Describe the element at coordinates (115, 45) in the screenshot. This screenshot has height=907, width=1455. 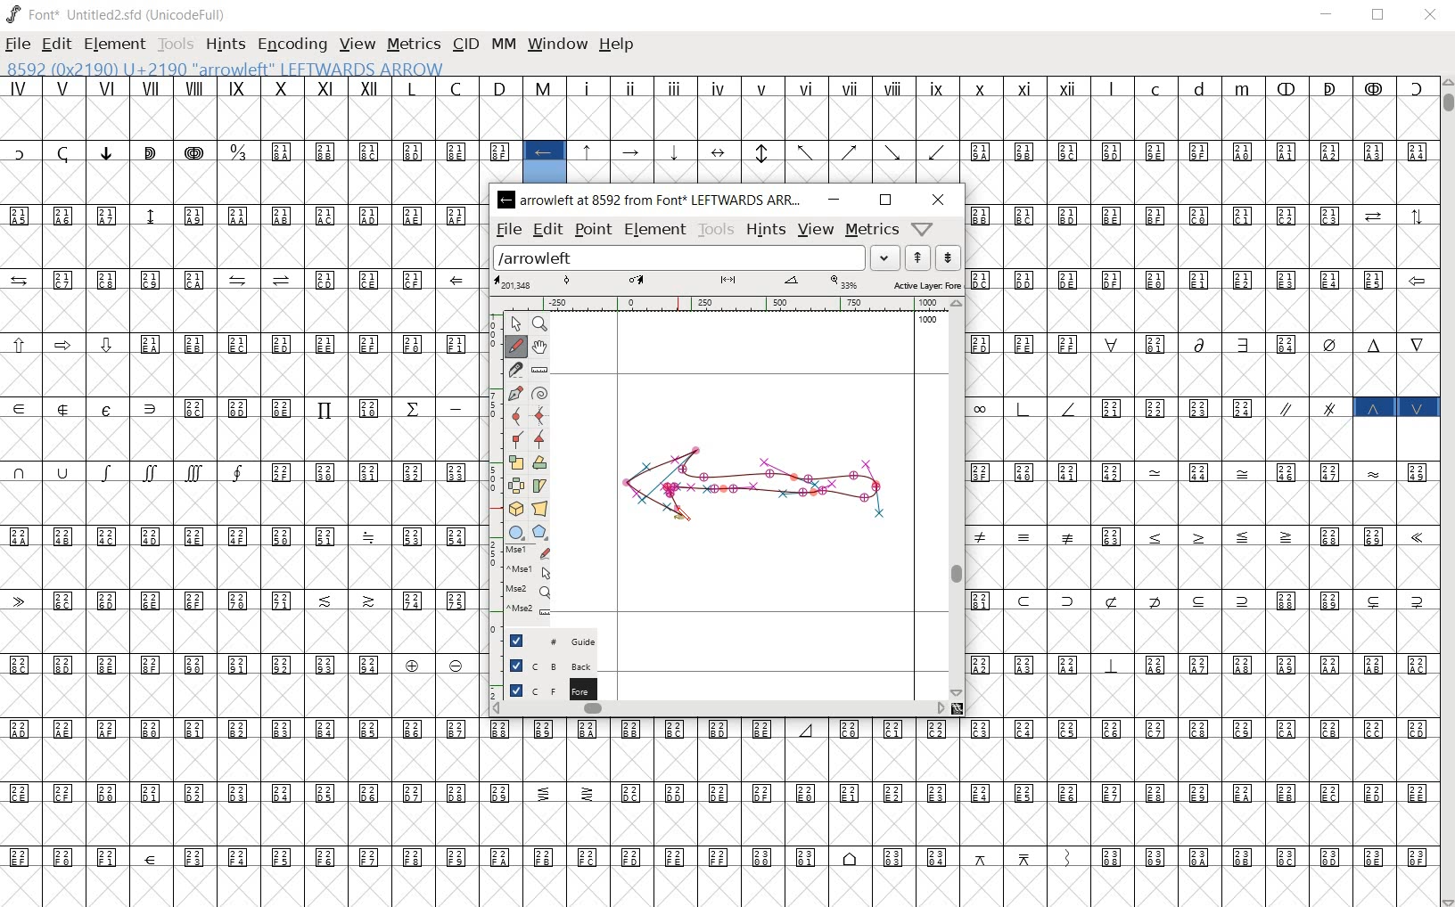
I see `Element` at that location.